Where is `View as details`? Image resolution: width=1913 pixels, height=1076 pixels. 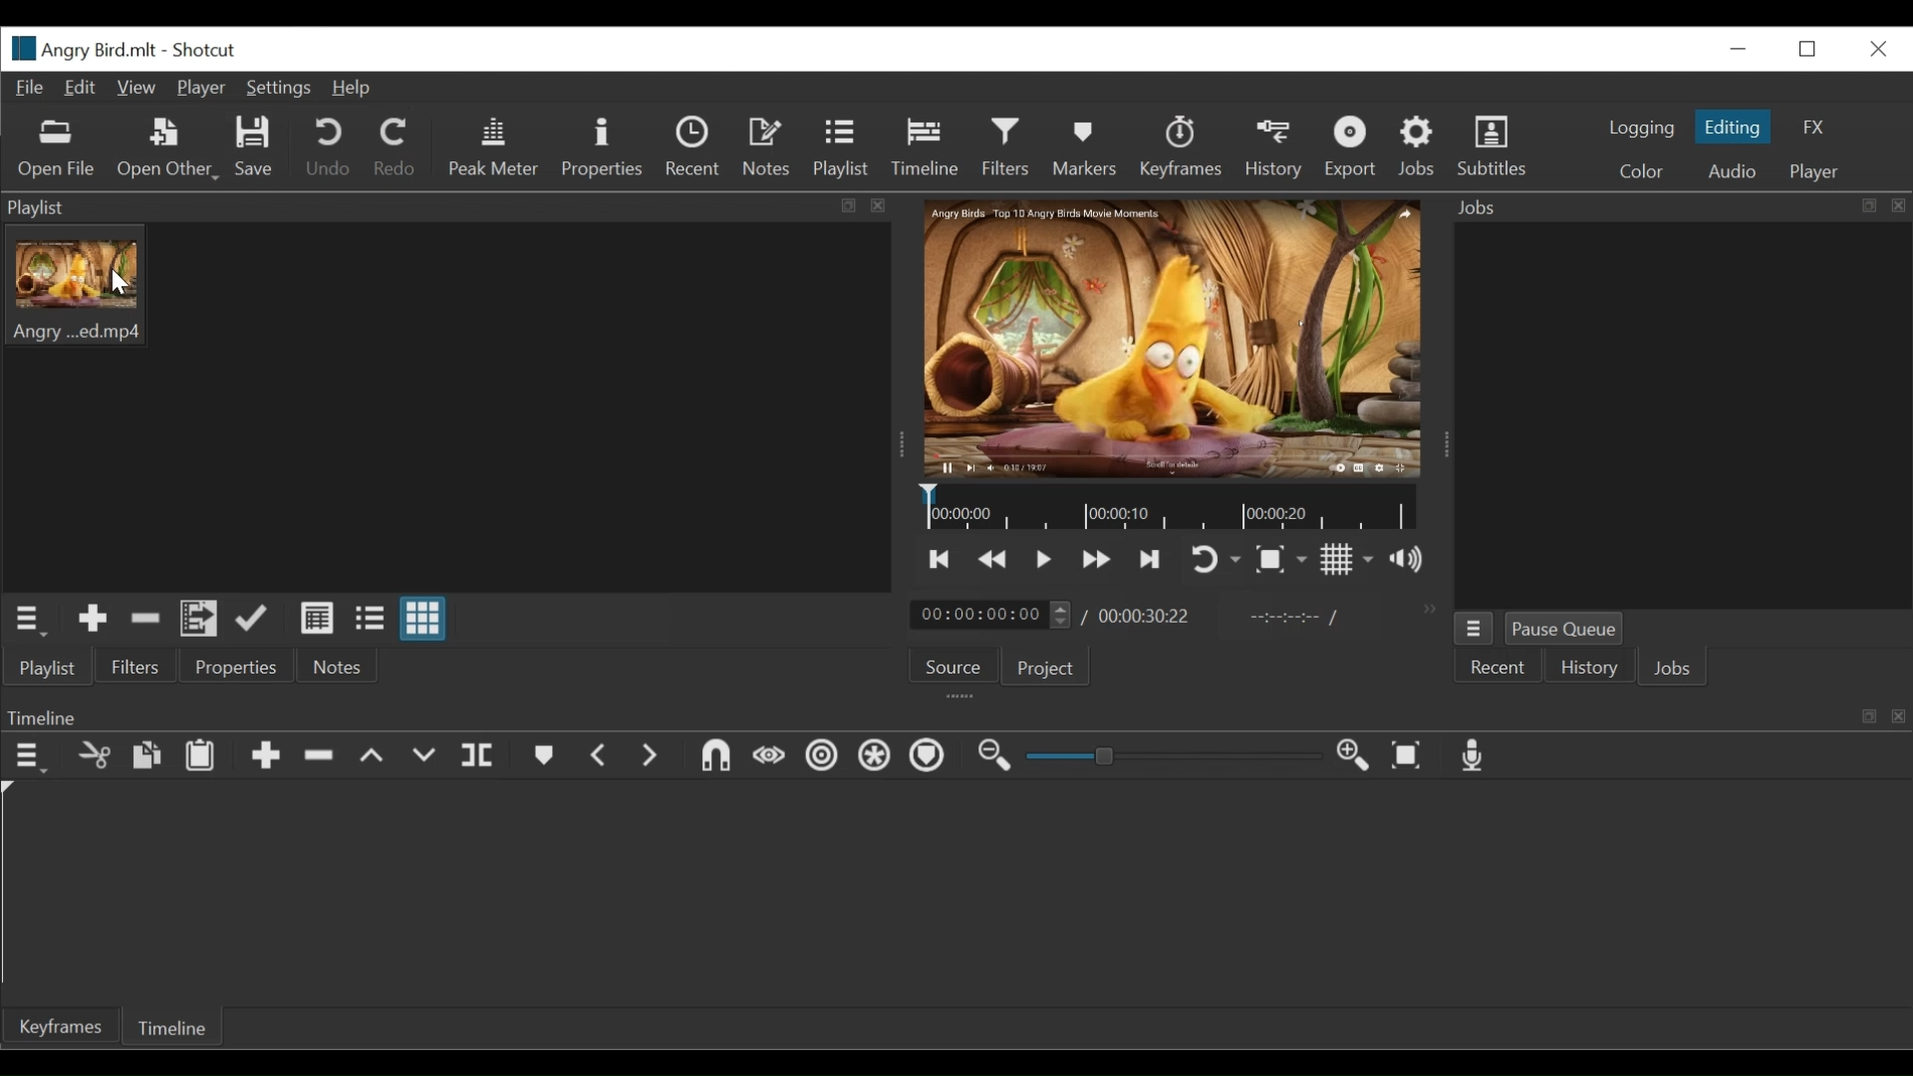
View as details is located at coordinates (318, 618).